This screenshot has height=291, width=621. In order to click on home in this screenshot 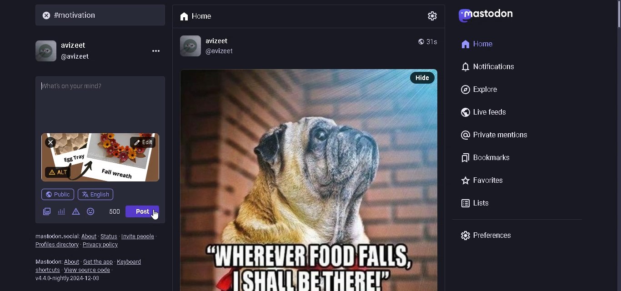, I will do `click(479, 43)`.